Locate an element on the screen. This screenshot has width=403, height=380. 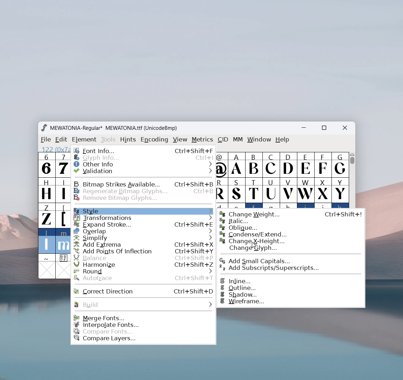
Vertical is located at coordinates (353, 180).